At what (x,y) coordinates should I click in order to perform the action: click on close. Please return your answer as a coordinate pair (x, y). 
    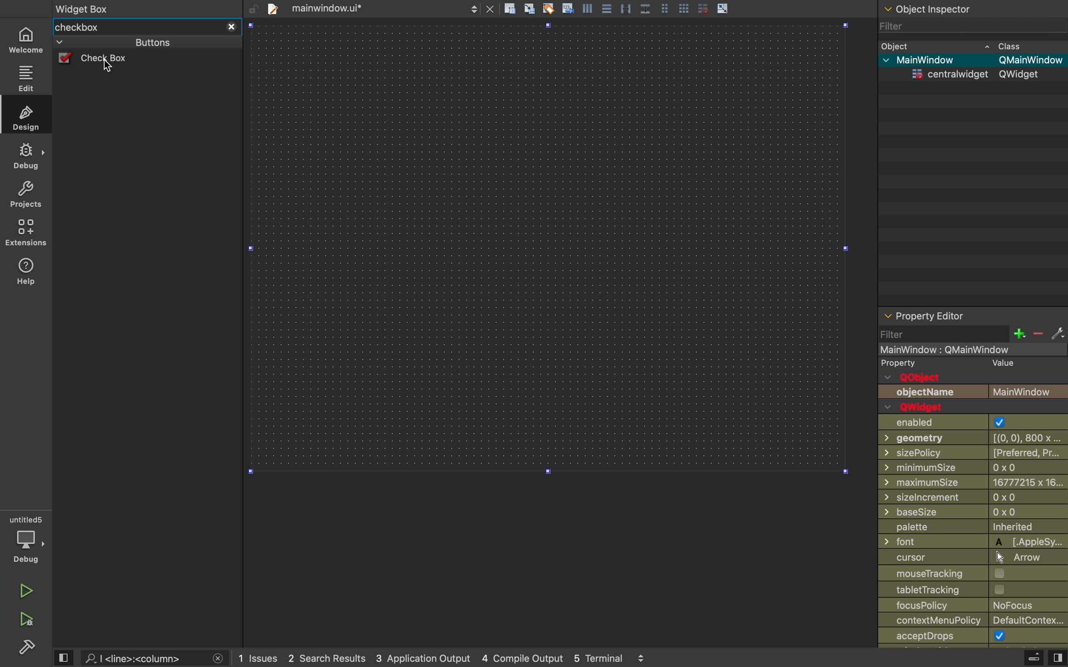
    Looking at the image, I should click on (491, 8).